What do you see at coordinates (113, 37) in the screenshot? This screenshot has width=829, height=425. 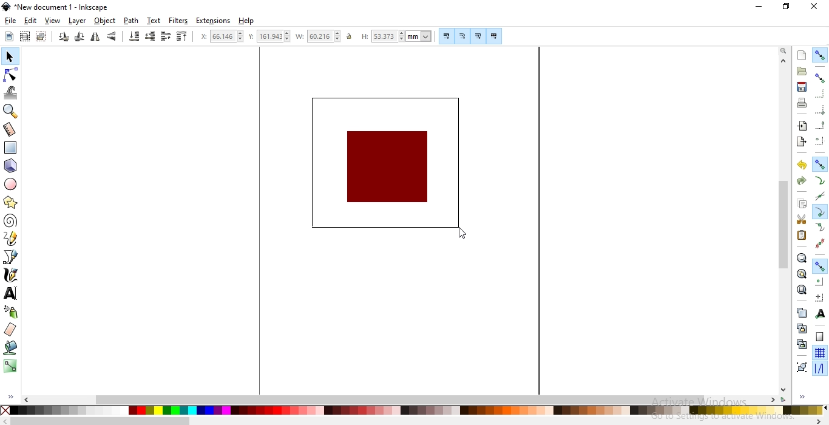 I see `flip vertically` at bounding box center [113, 37].